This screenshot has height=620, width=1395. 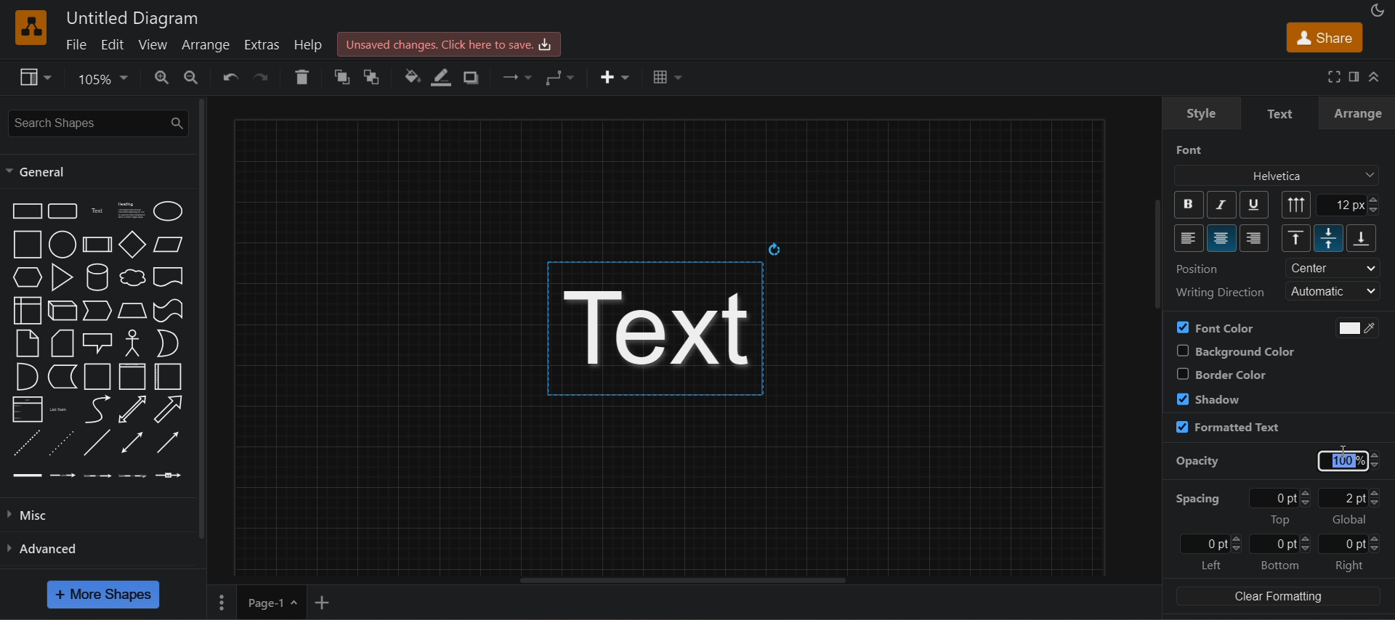 I want to click on card, so click(x=63, y=343).